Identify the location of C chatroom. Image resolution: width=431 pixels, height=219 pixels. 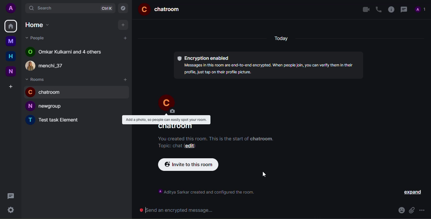
(52, 93).